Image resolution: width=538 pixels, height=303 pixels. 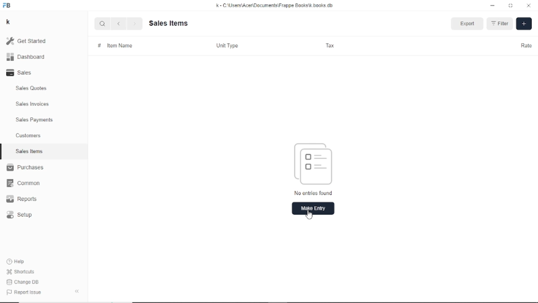 I want to click on Filter, so click(x=500, y=23).